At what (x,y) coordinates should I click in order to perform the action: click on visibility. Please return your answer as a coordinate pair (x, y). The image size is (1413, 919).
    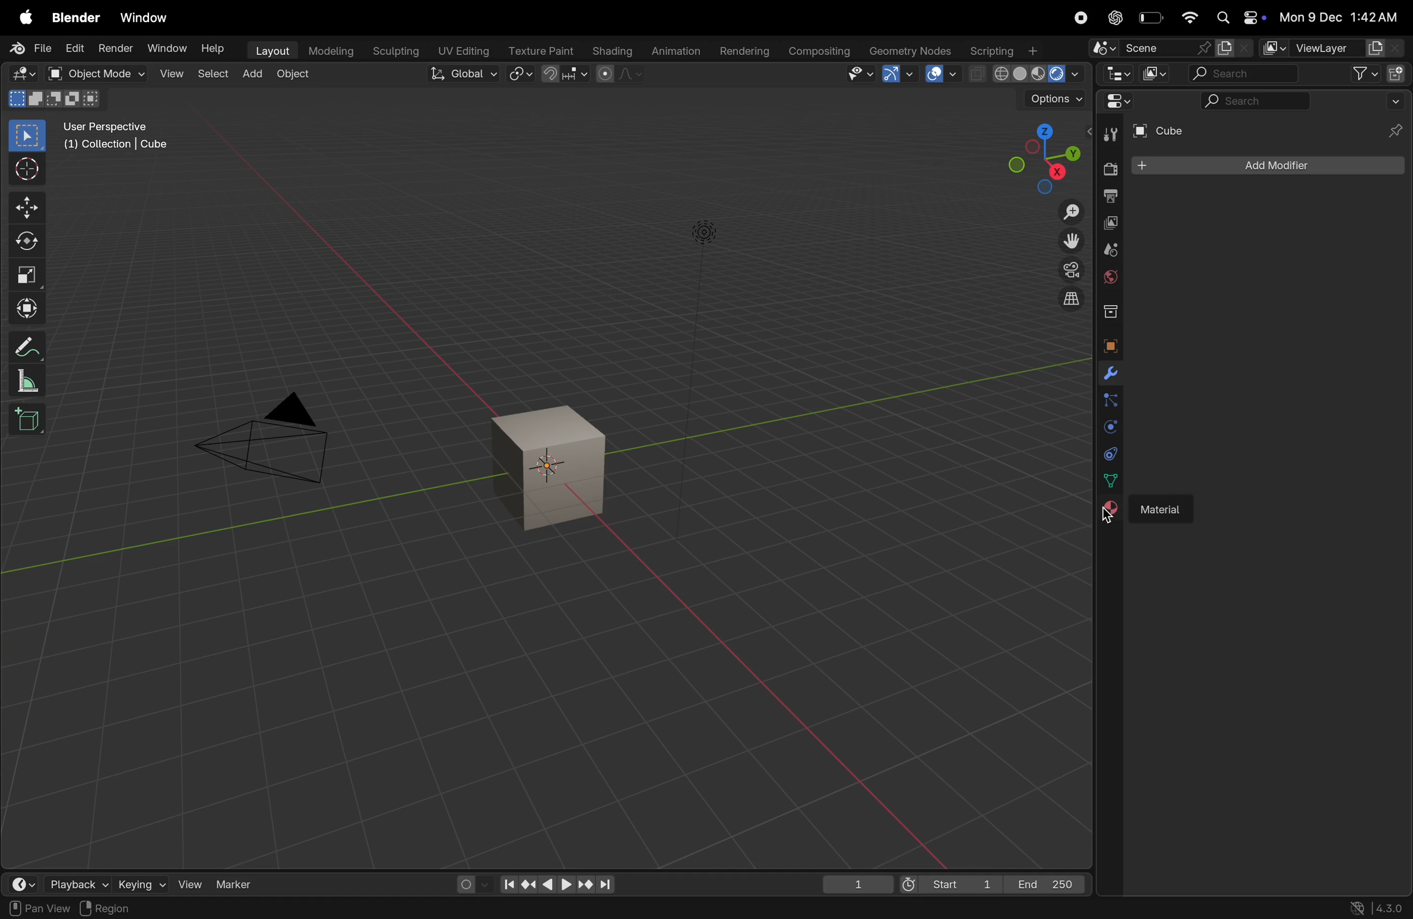
    Looking at the image, I should click on (860, 74).